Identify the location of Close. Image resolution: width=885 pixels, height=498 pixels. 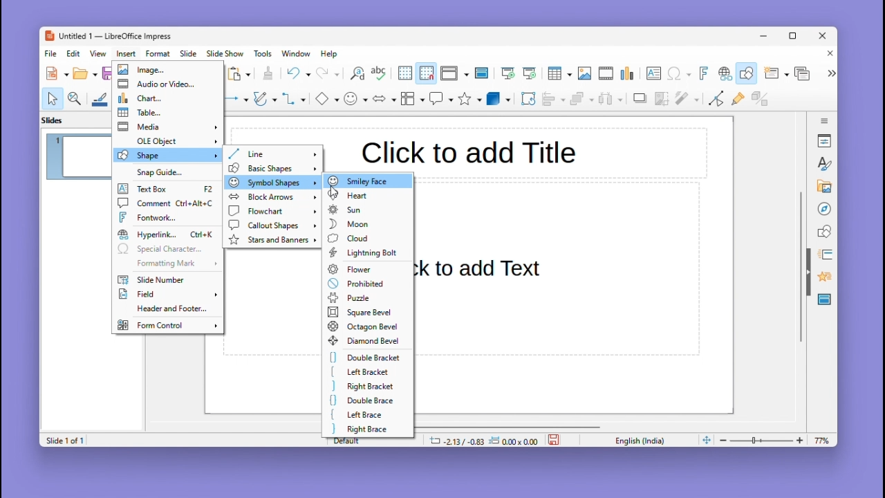
(823, 37).